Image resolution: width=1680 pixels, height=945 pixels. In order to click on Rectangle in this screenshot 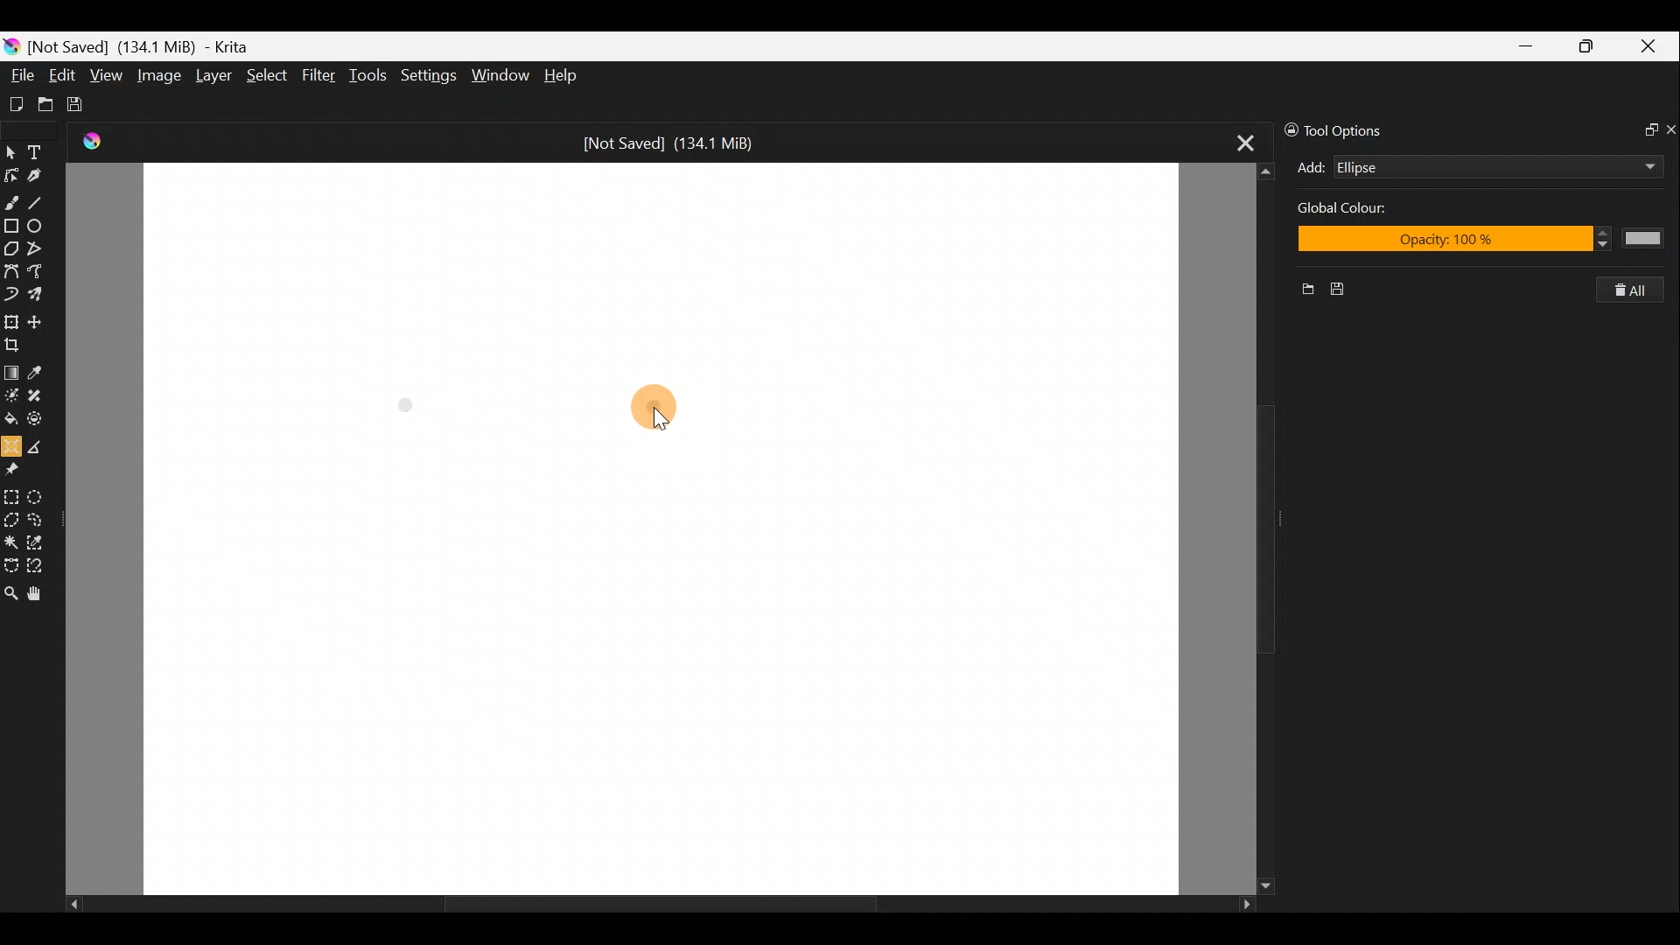, I will do `click(10, 226)`.